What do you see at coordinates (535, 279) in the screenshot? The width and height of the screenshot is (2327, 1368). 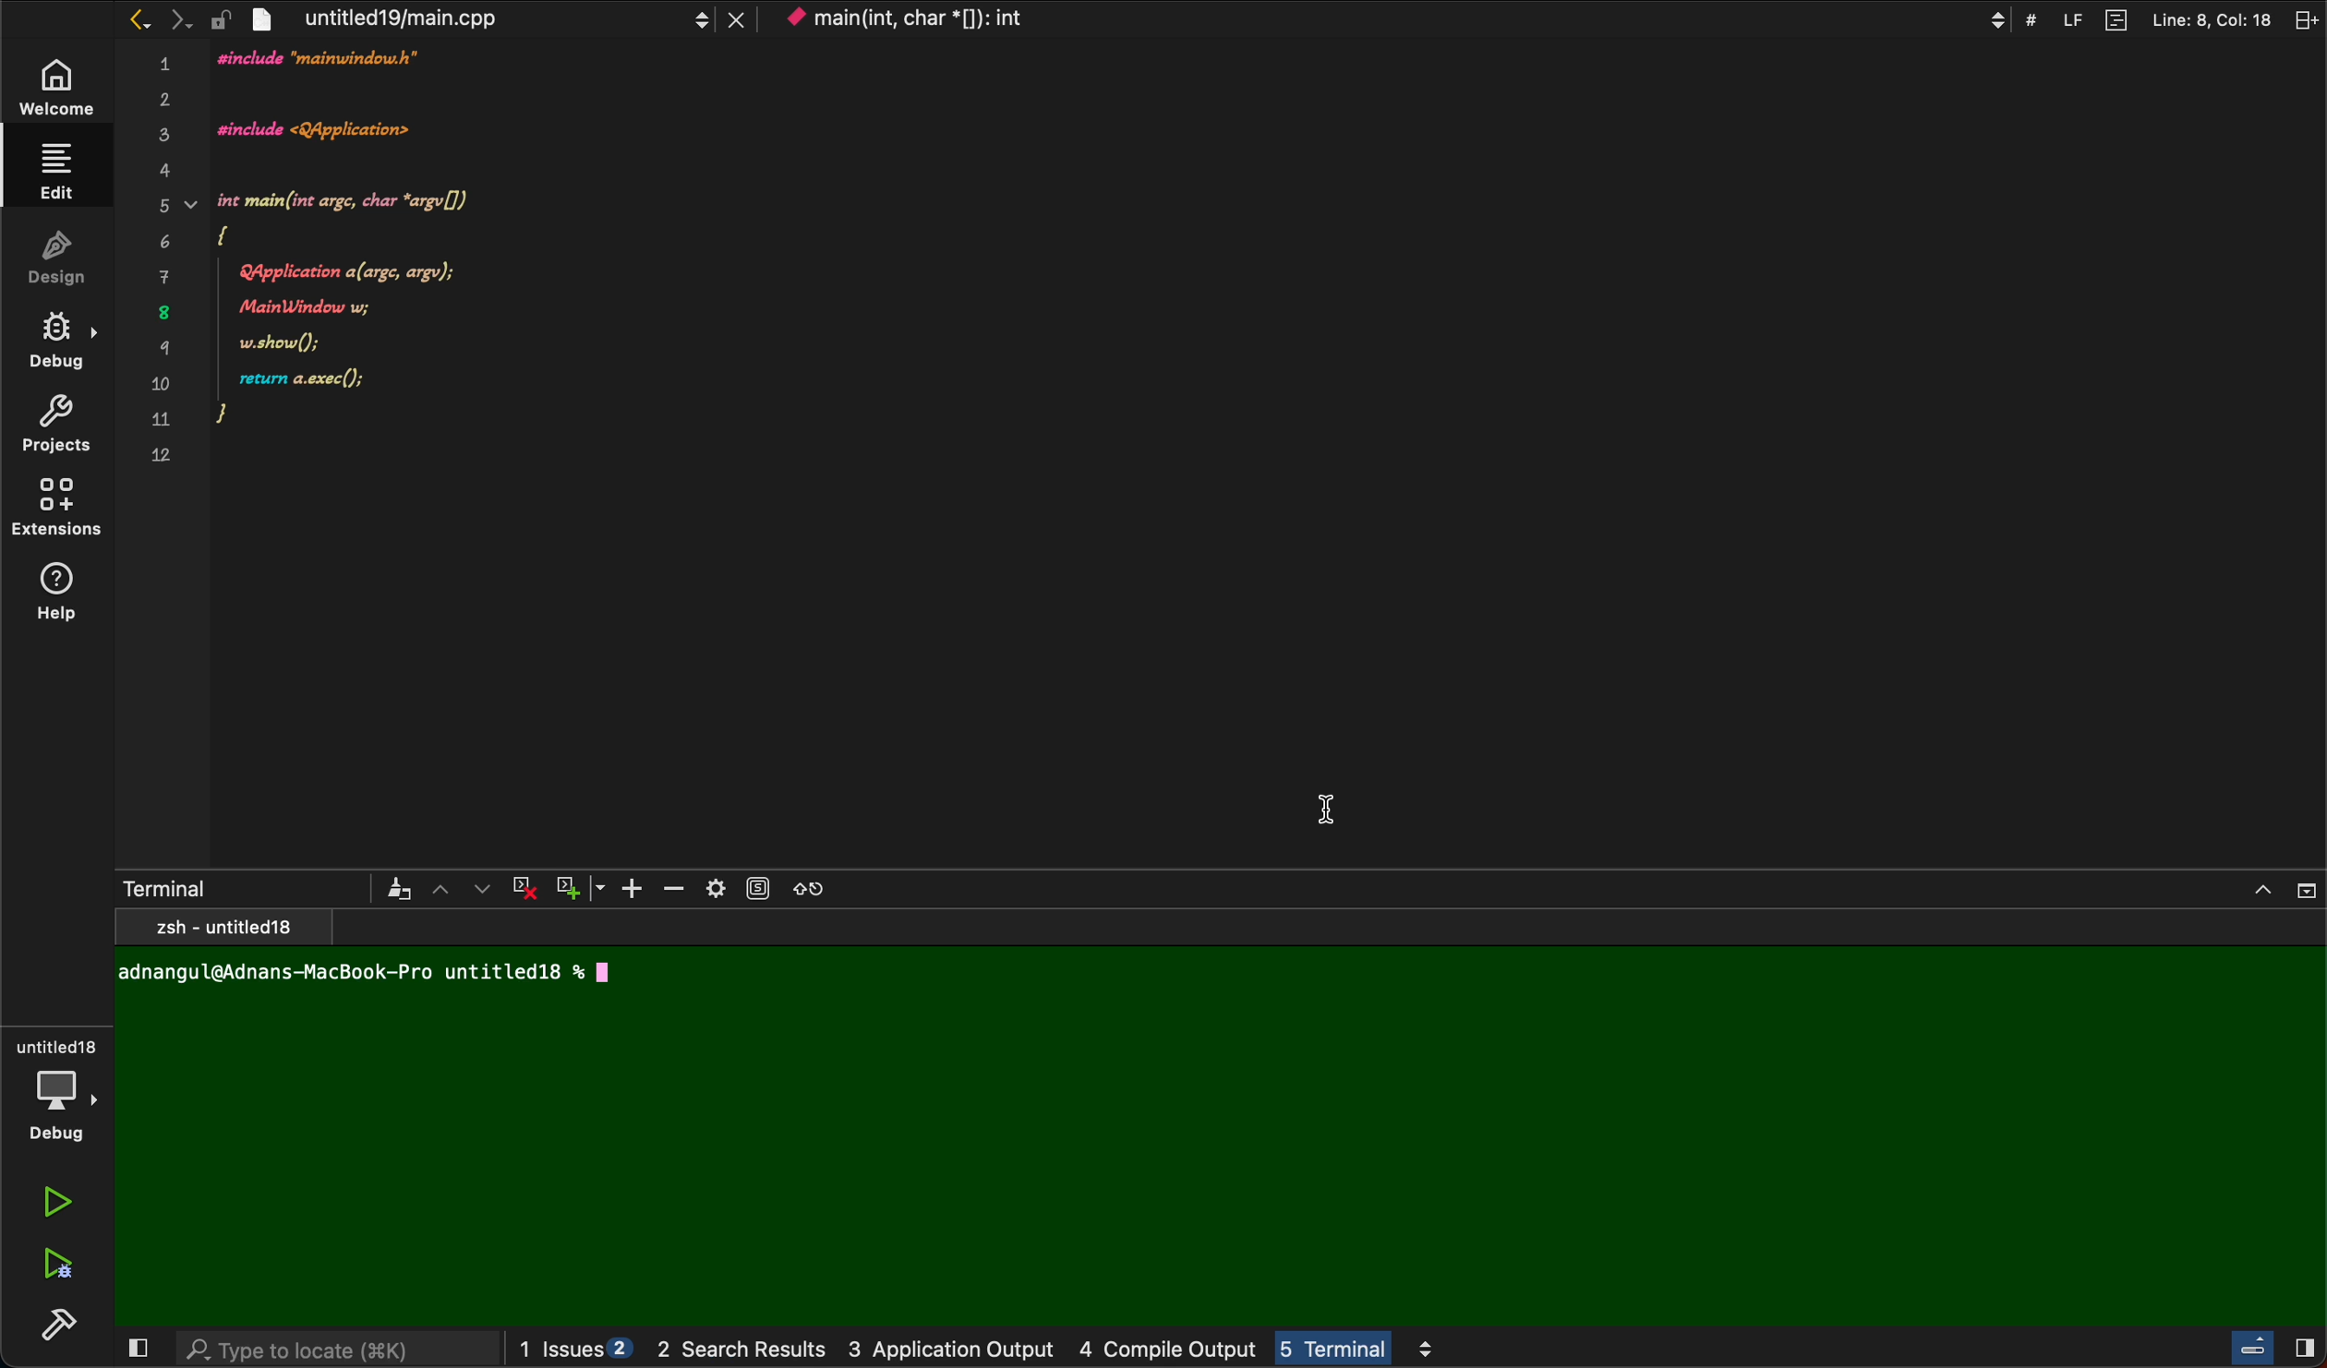 I see `code` at bounding box center [535, 279].